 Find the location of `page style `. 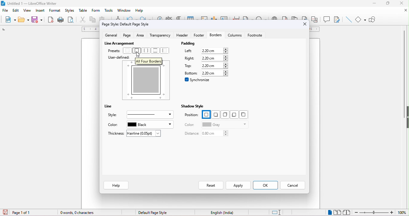

page style  is located at coordinates (152, 212).